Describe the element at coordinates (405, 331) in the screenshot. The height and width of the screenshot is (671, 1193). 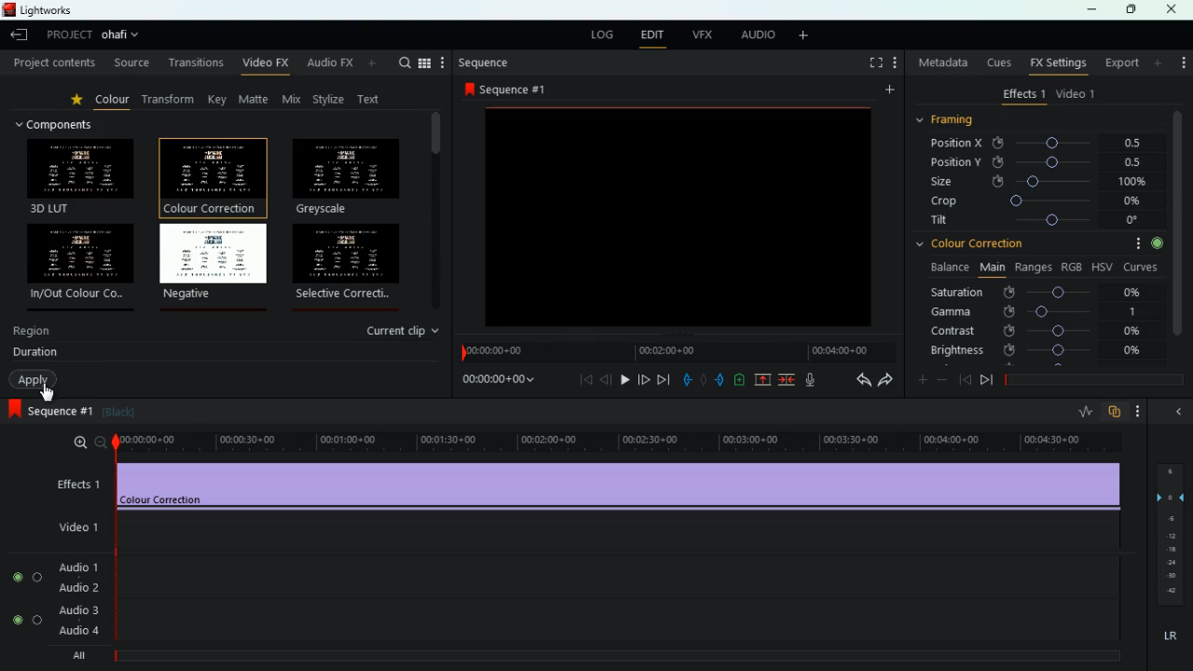
I see `current clip` at that location.